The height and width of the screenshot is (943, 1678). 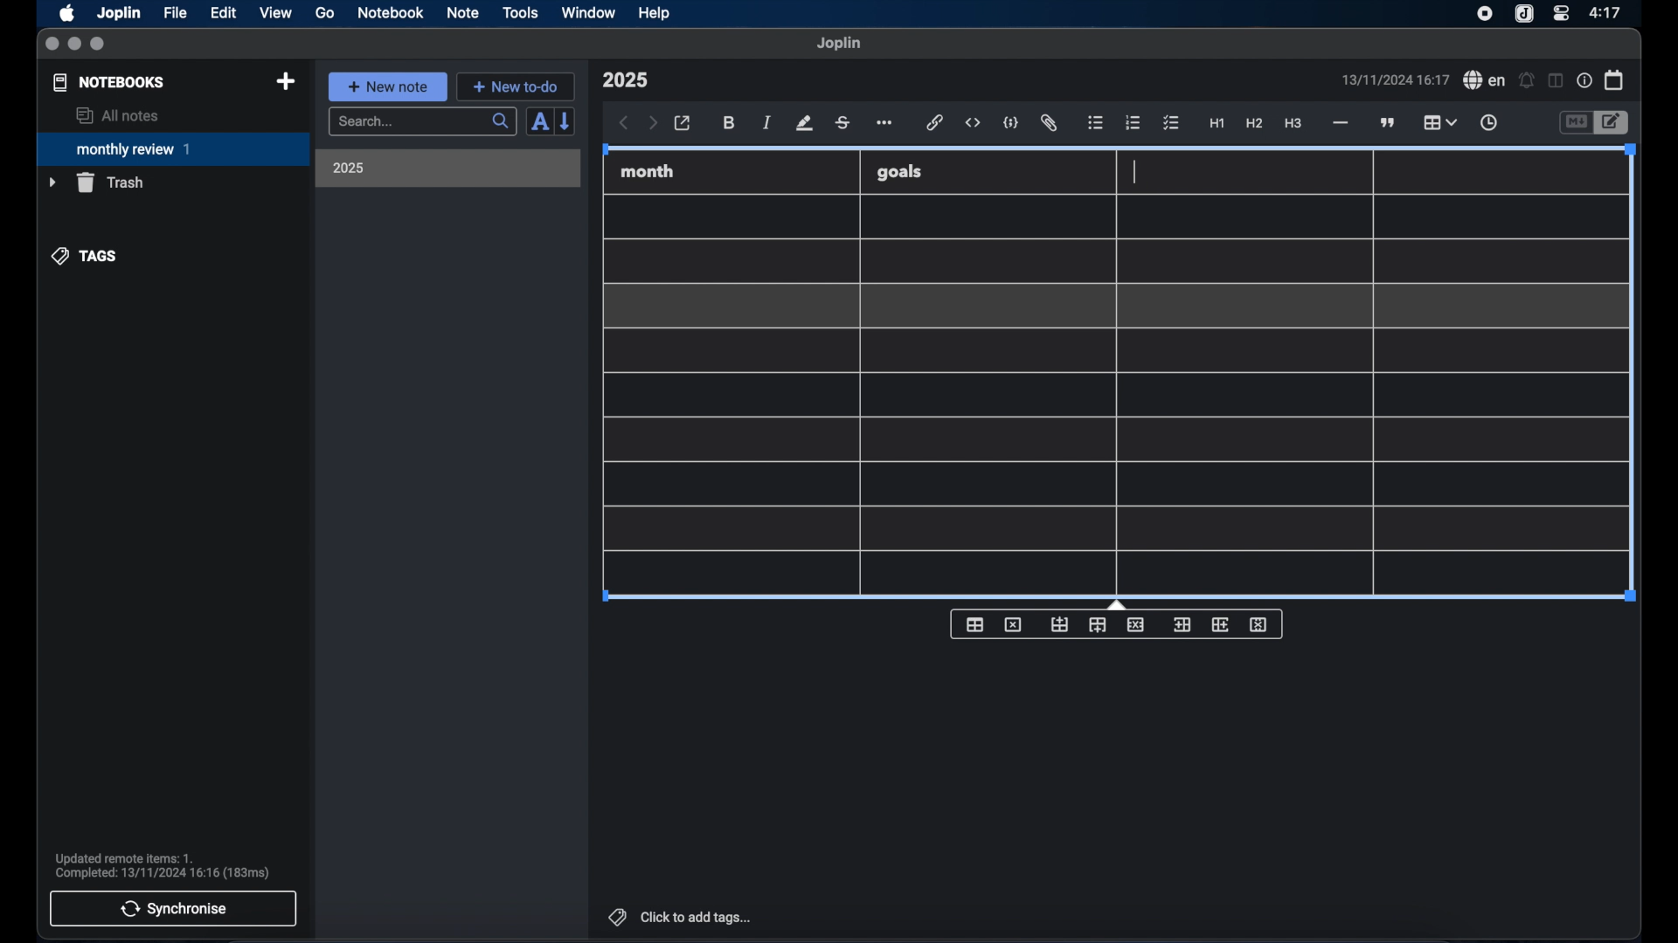 I want to click on synchronise, so click(x=173, y=908).